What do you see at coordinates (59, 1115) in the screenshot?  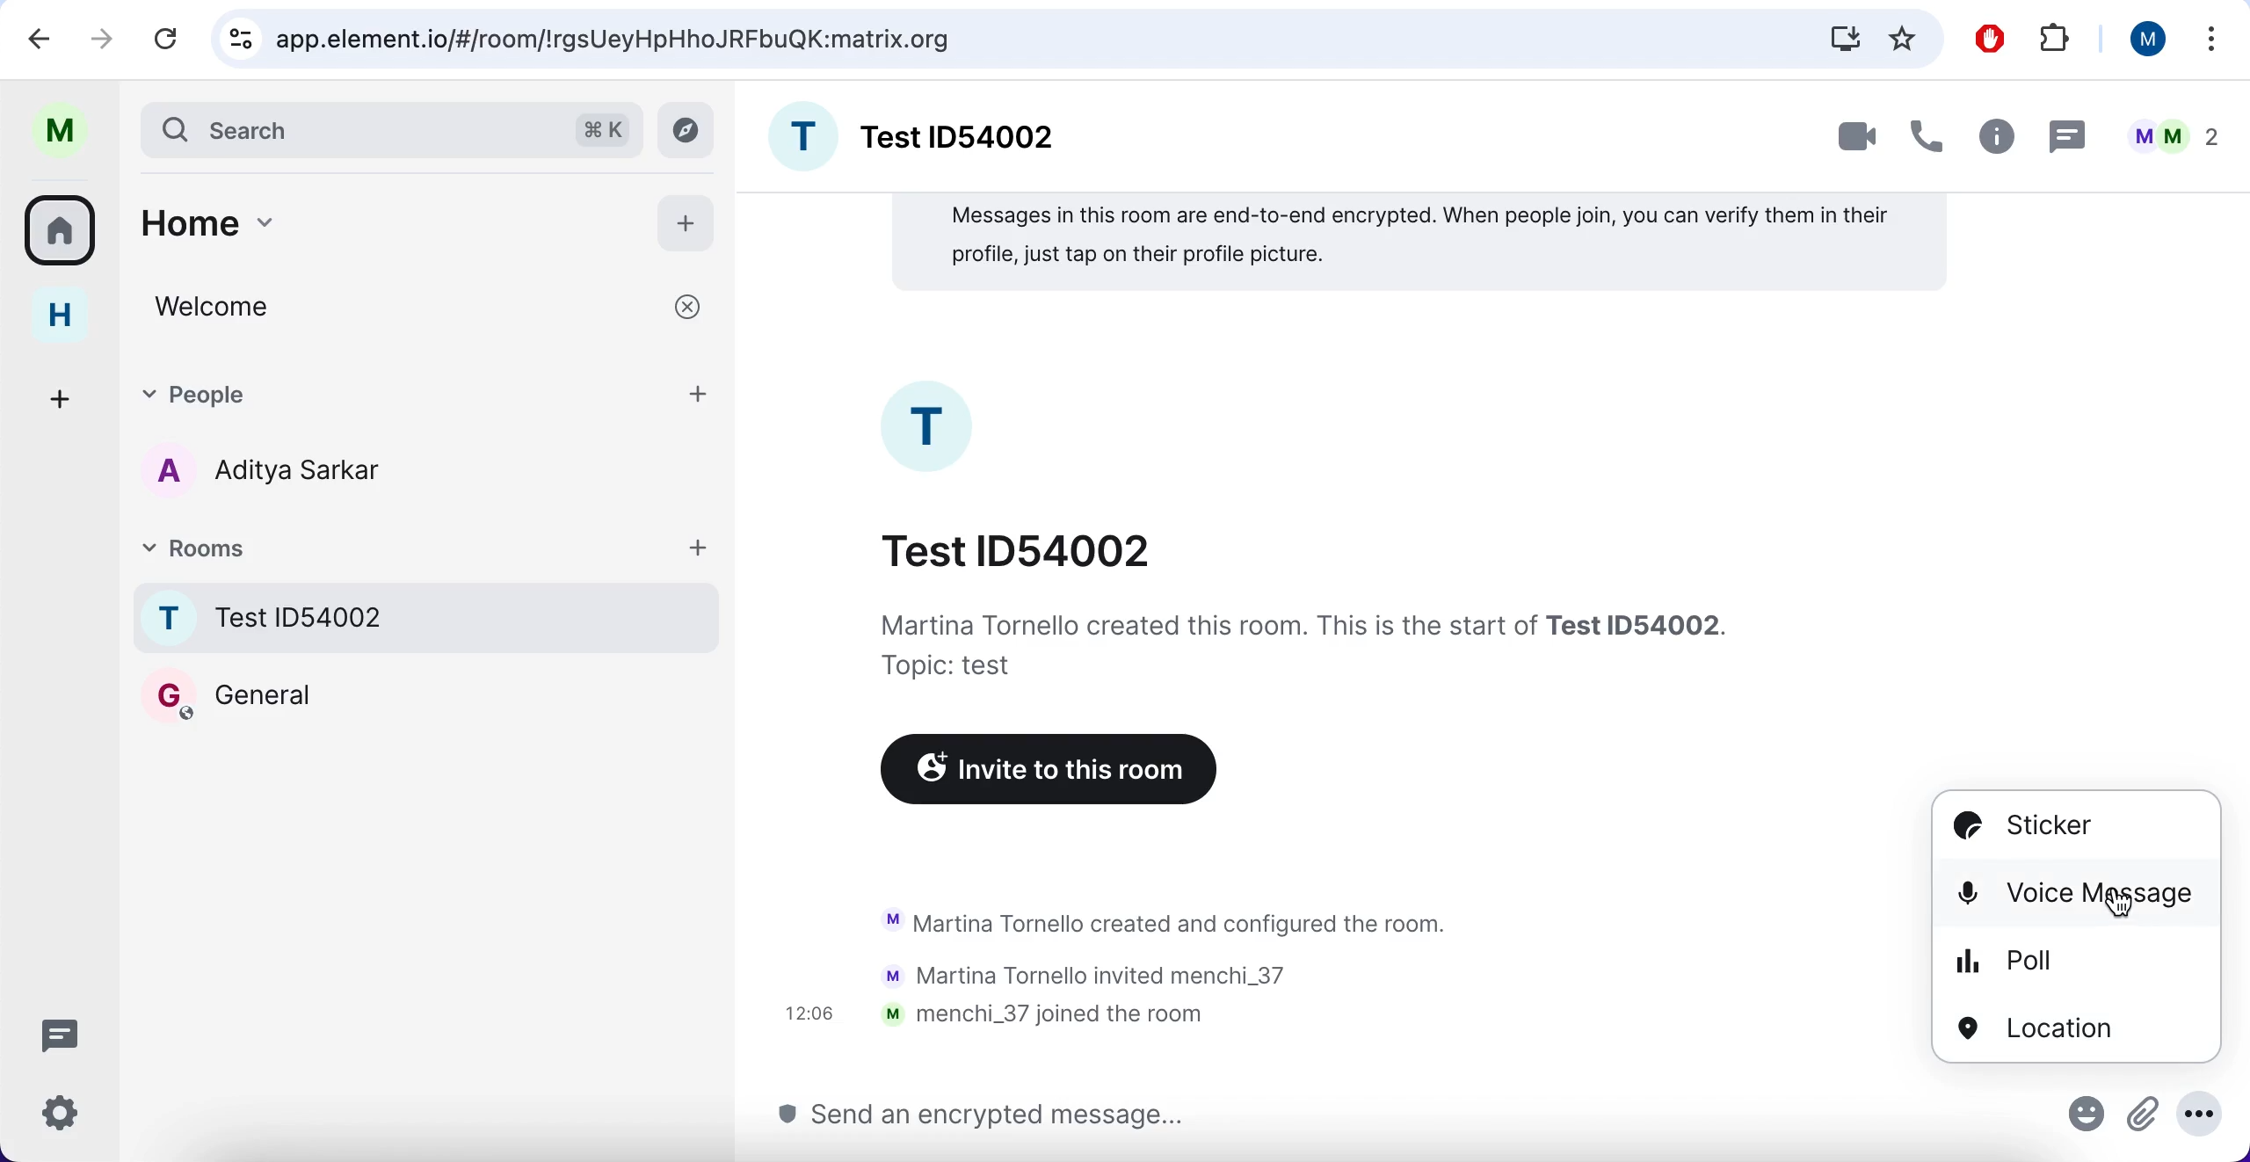 I see `quick setting` at bounding box center [59, 1115].